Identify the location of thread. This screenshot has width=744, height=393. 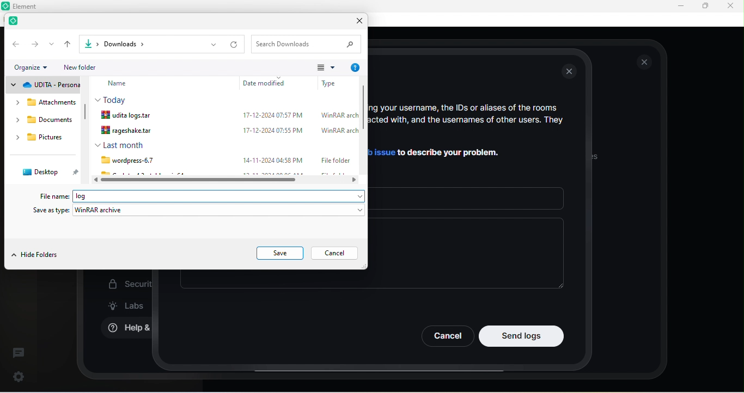
(19, 352).